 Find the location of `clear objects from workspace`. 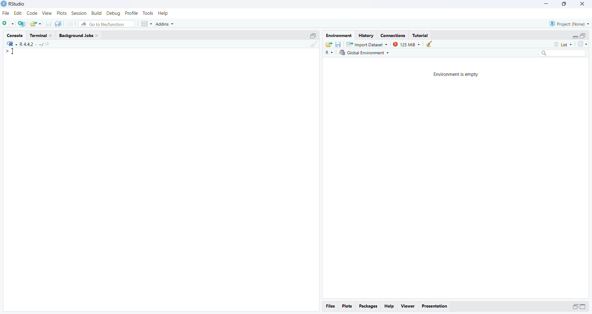

clear objects from workspace is located at coordinates (429, 44).